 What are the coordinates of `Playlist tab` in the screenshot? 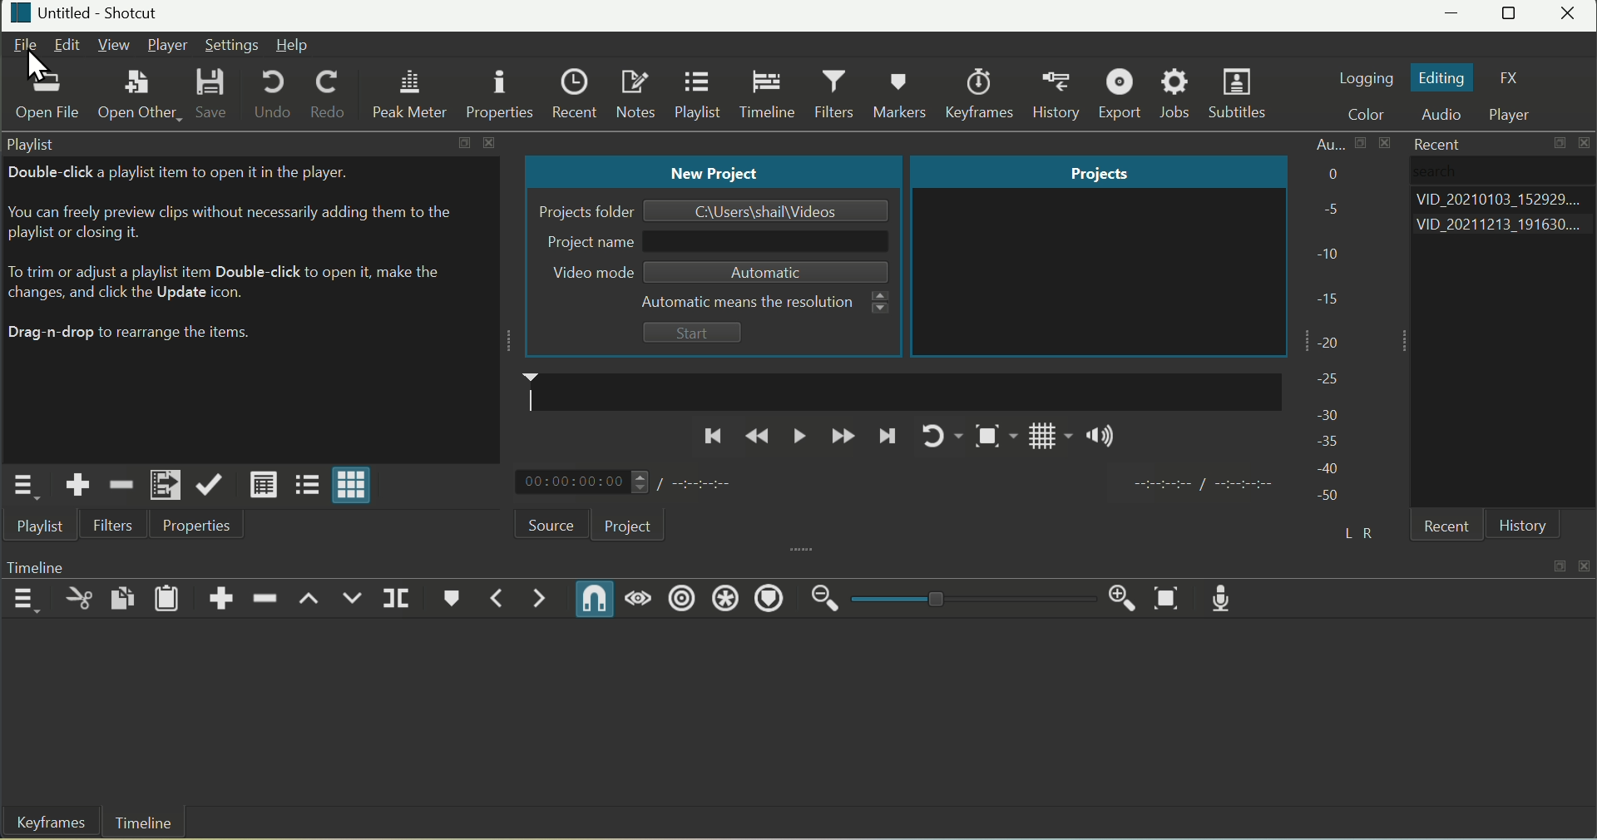 It's located at (249, 299).